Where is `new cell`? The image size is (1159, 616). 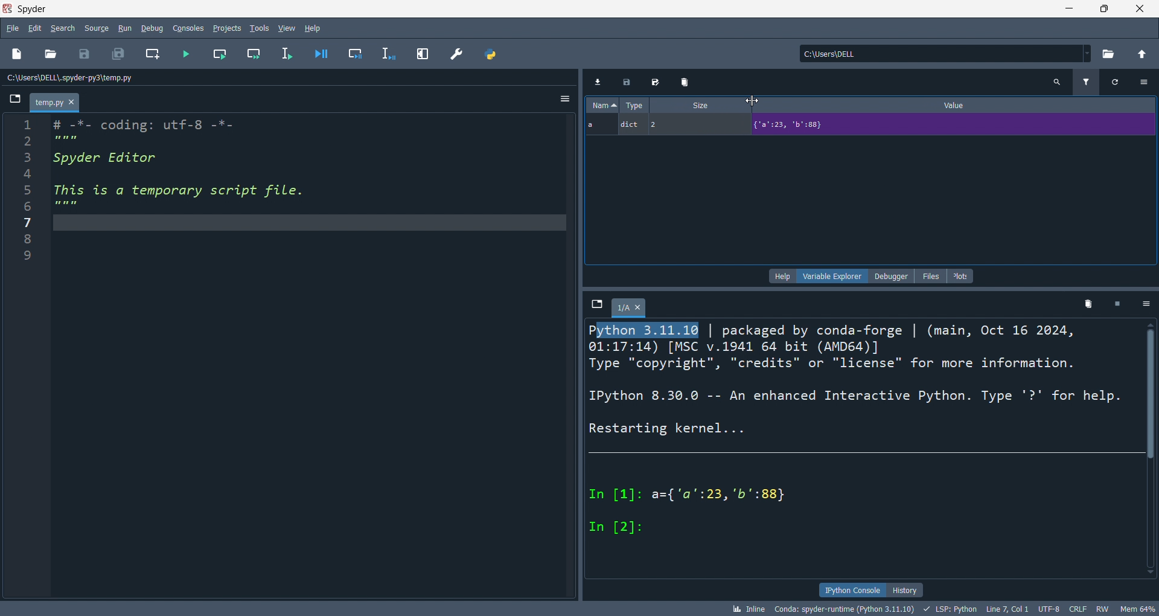 new cell is located at coordinates (150, 53).